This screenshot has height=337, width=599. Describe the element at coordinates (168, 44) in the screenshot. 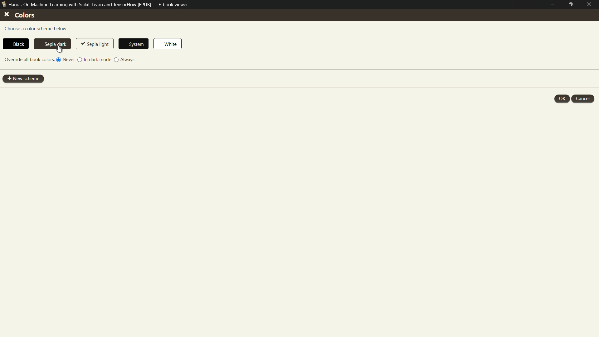

I see `white` at that location.